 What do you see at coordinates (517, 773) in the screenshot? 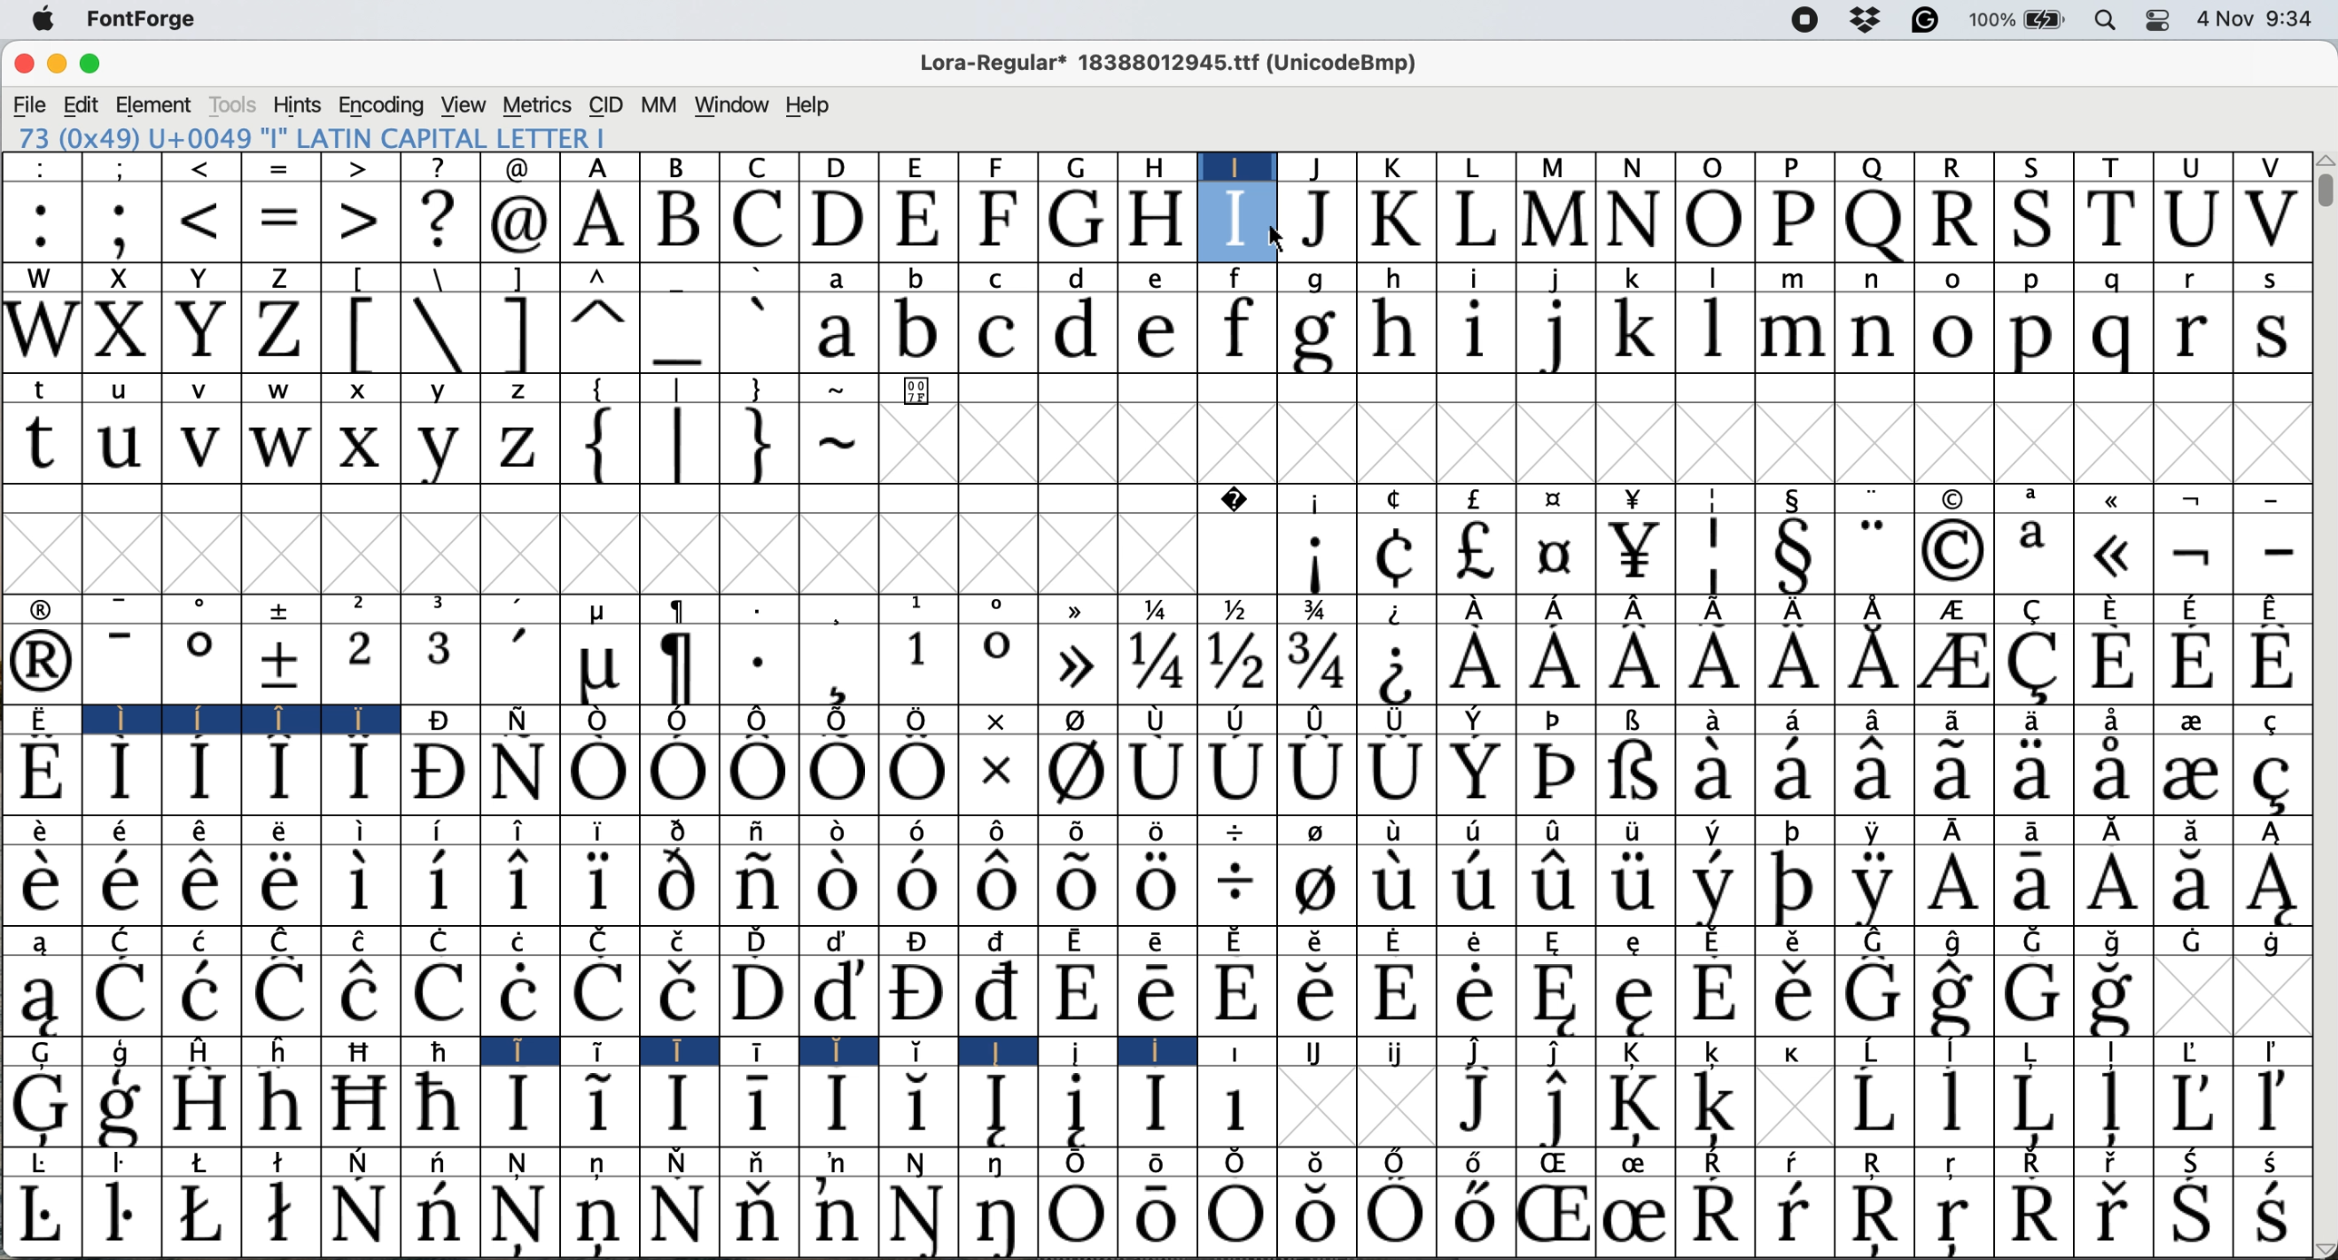
I see `Symbol` at bounding box center [517, 773].